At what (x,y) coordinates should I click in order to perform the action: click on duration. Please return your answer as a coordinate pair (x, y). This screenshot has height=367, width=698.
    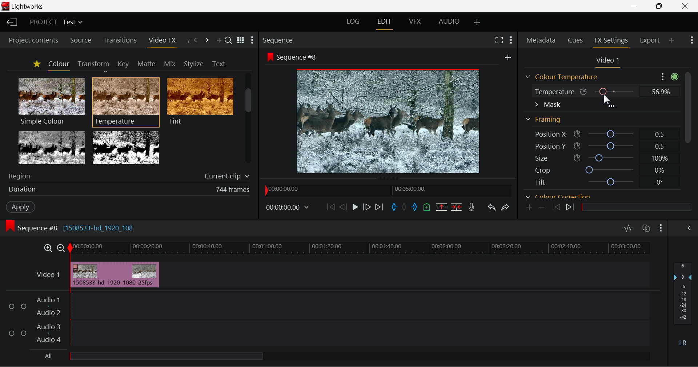
    Looking at the image, I should click on (20, 190).